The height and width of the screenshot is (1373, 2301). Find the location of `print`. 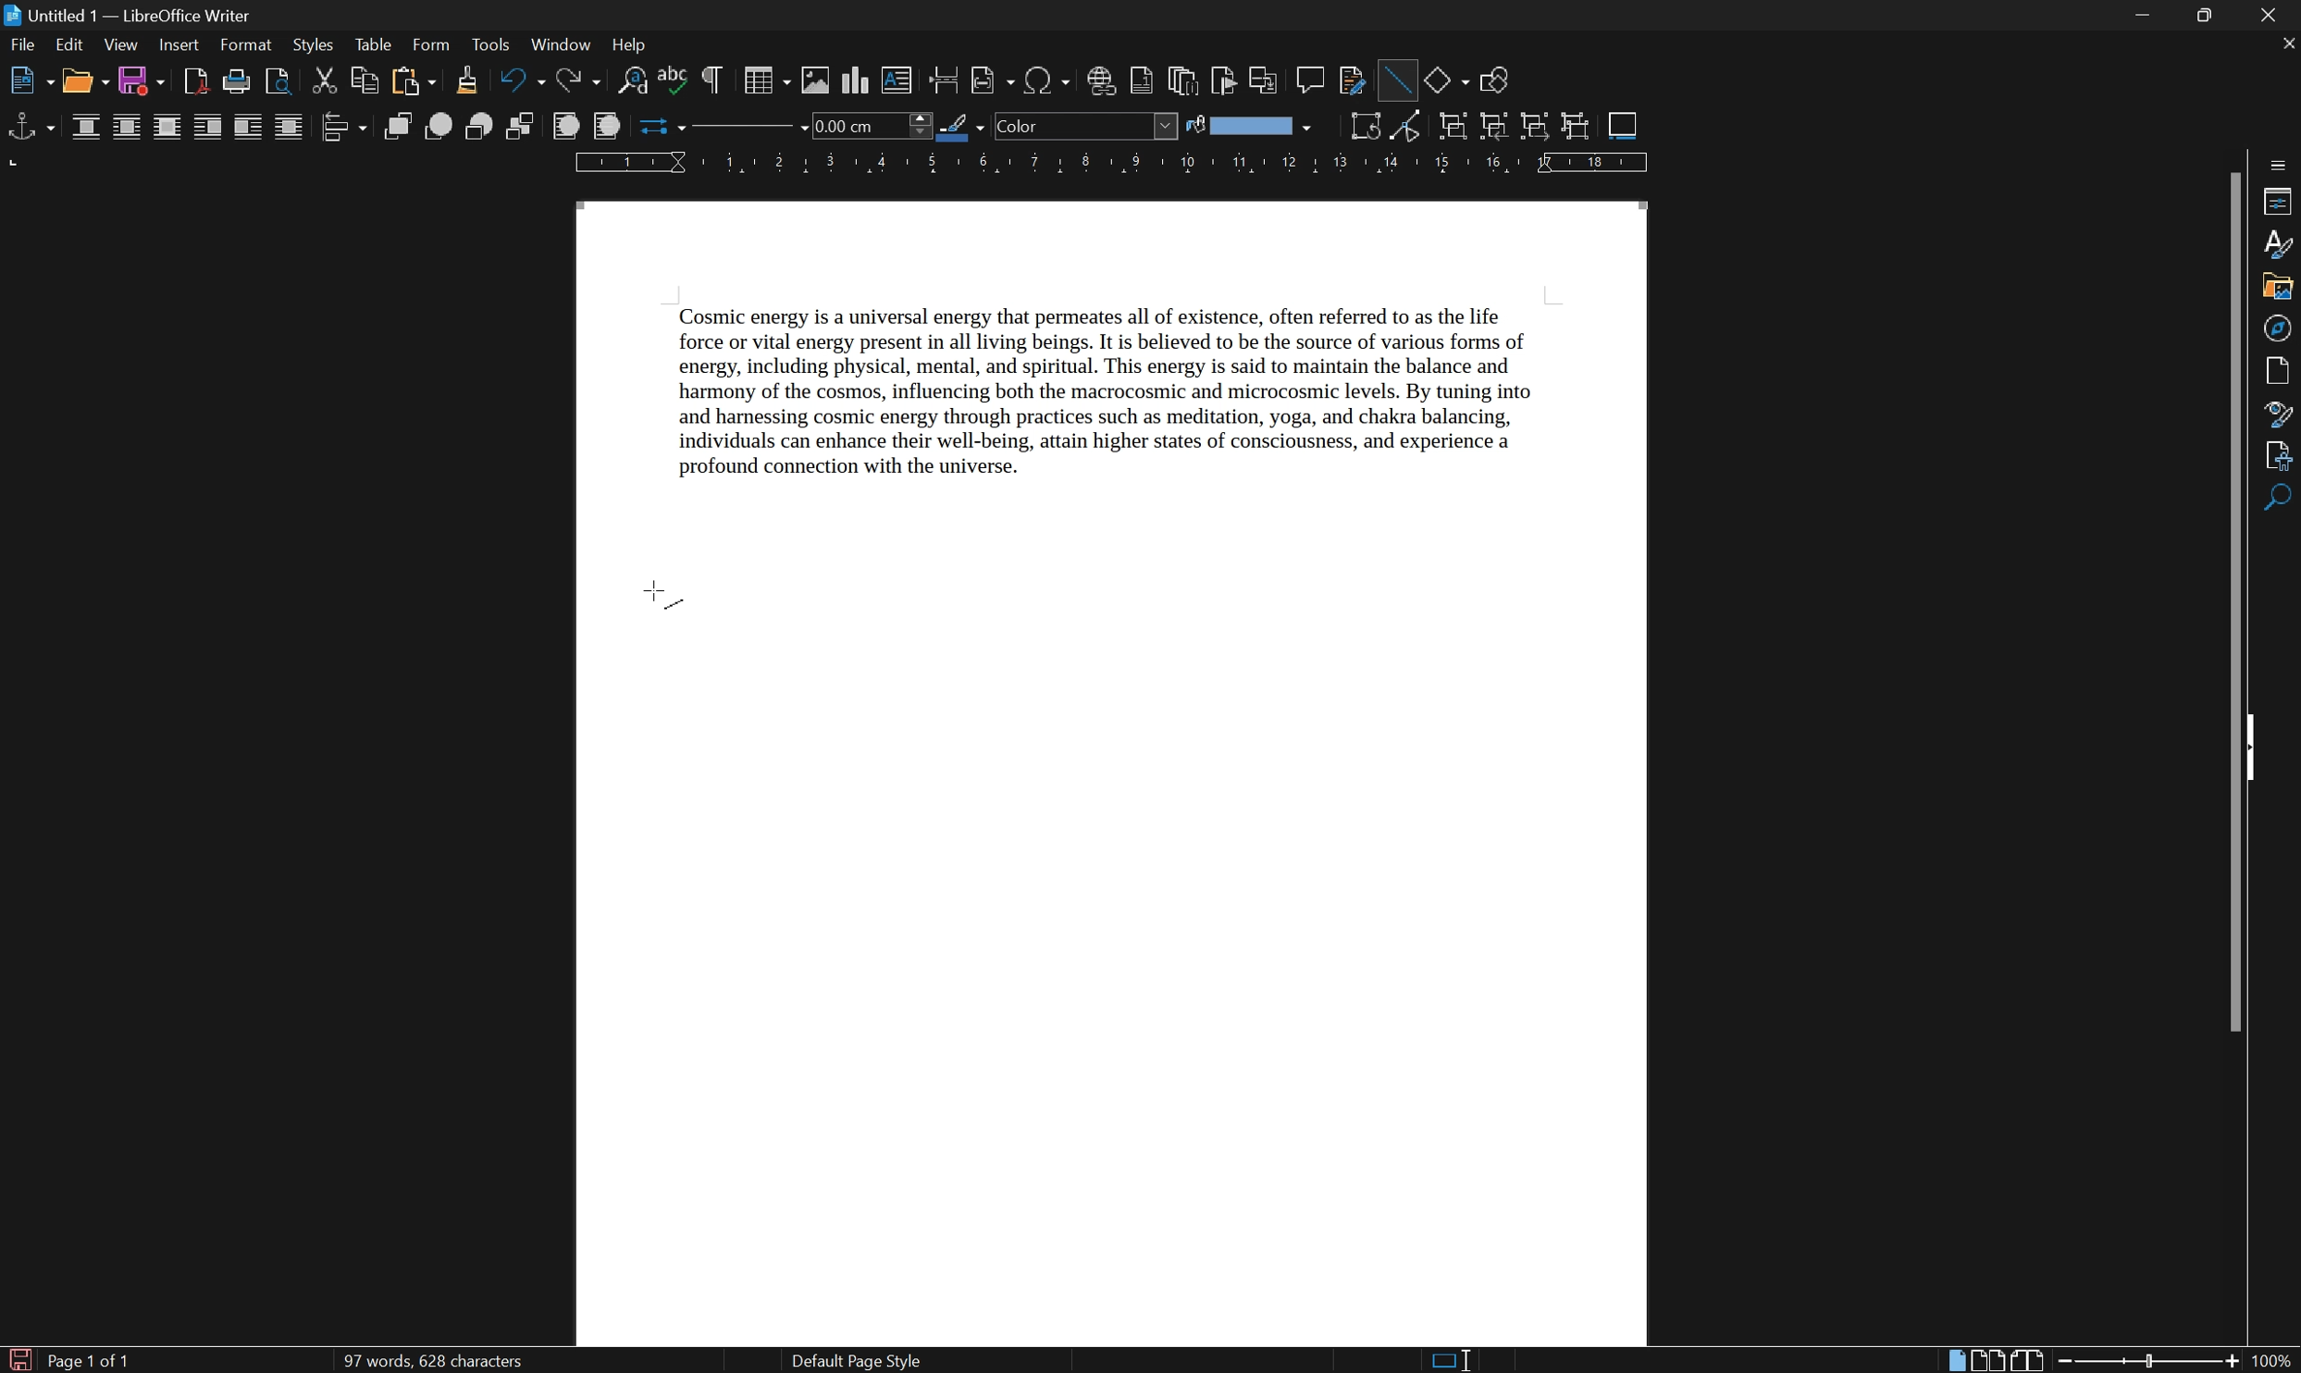

print is located at coordinates (235, 82).